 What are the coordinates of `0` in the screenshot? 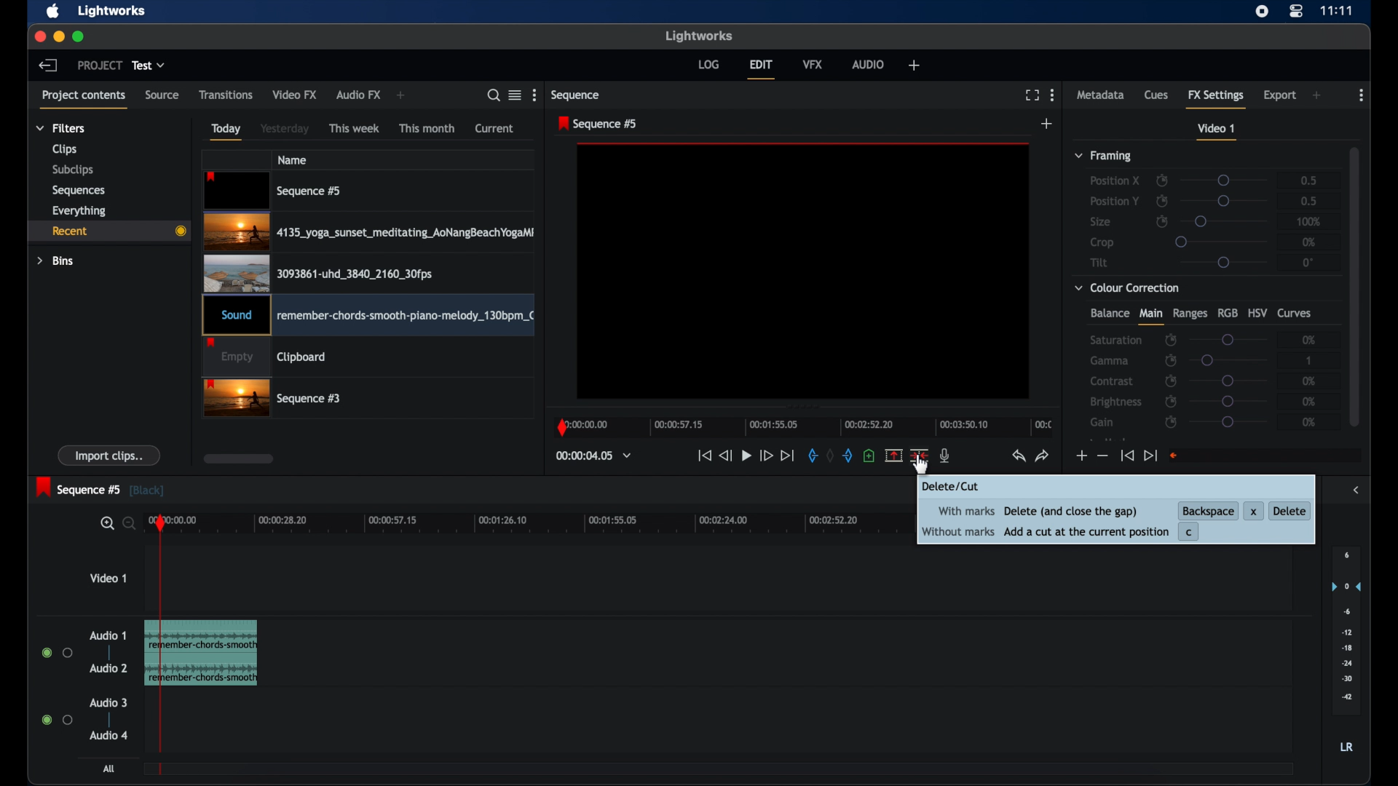 It's located at (1308, 262).